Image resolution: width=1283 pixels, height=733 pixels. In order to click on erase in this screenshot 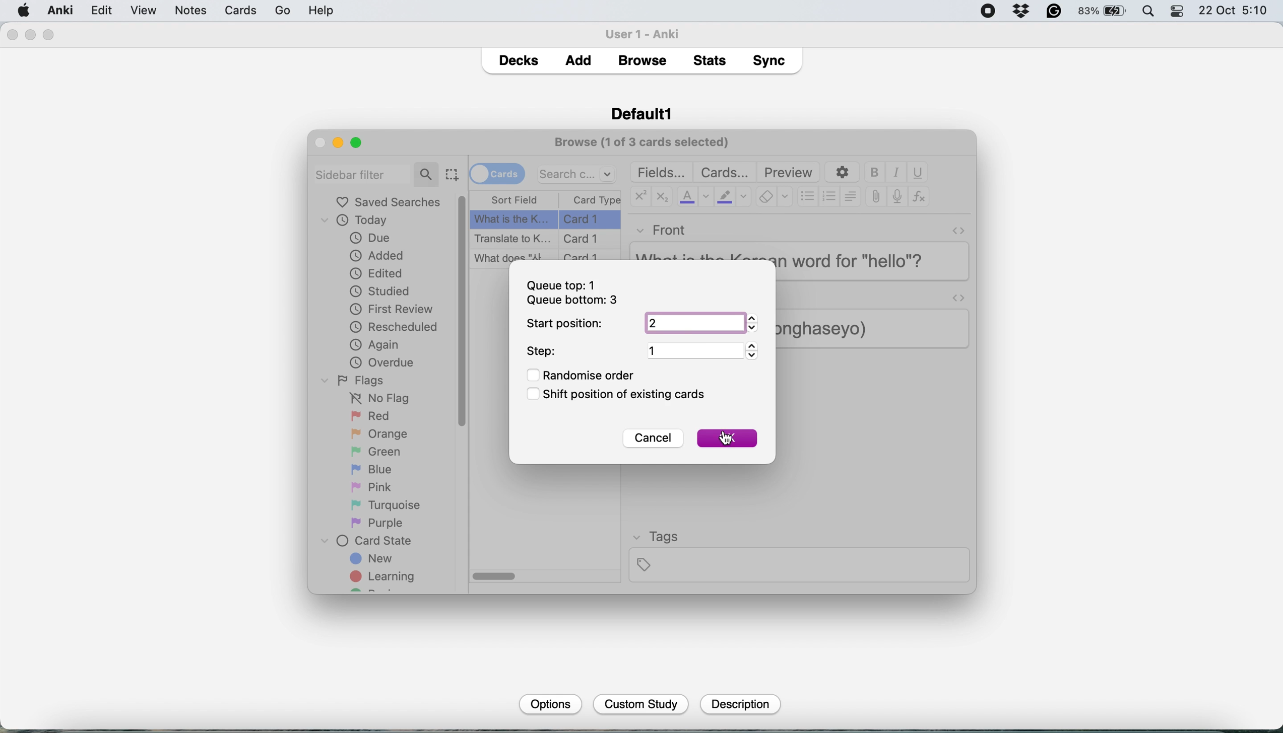, I will do `click(774, 197)`.